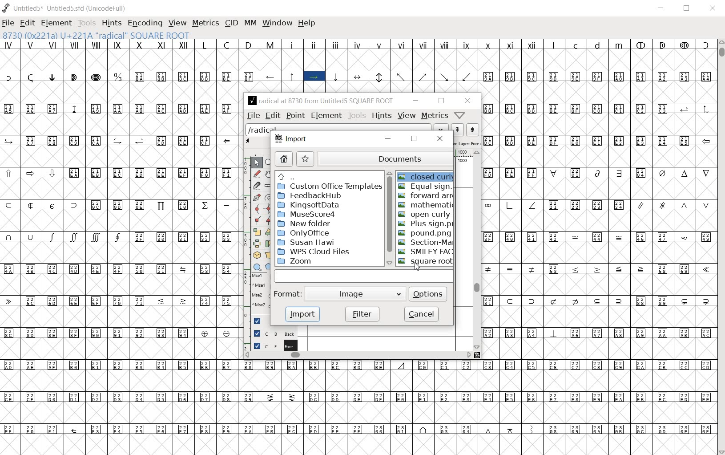  Describe the element at coordinates (306, 158) in the screenshot. I see `star` at that location.